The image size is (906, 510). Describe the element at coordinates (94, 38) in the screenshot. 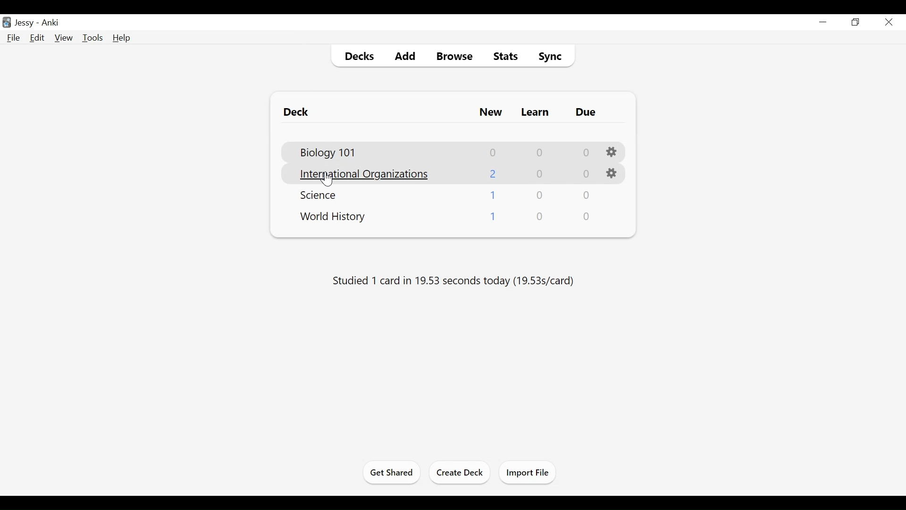

I see `Tools` at that location.